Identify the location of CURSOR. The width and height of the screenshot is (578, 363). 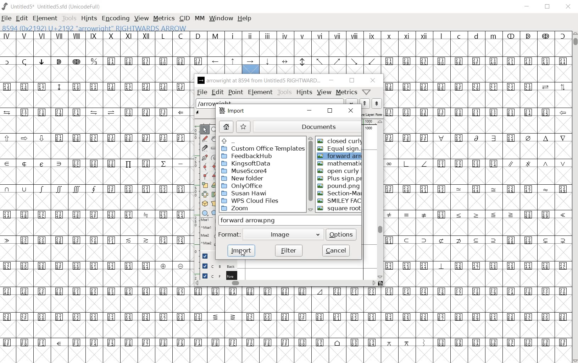
(242, 254).